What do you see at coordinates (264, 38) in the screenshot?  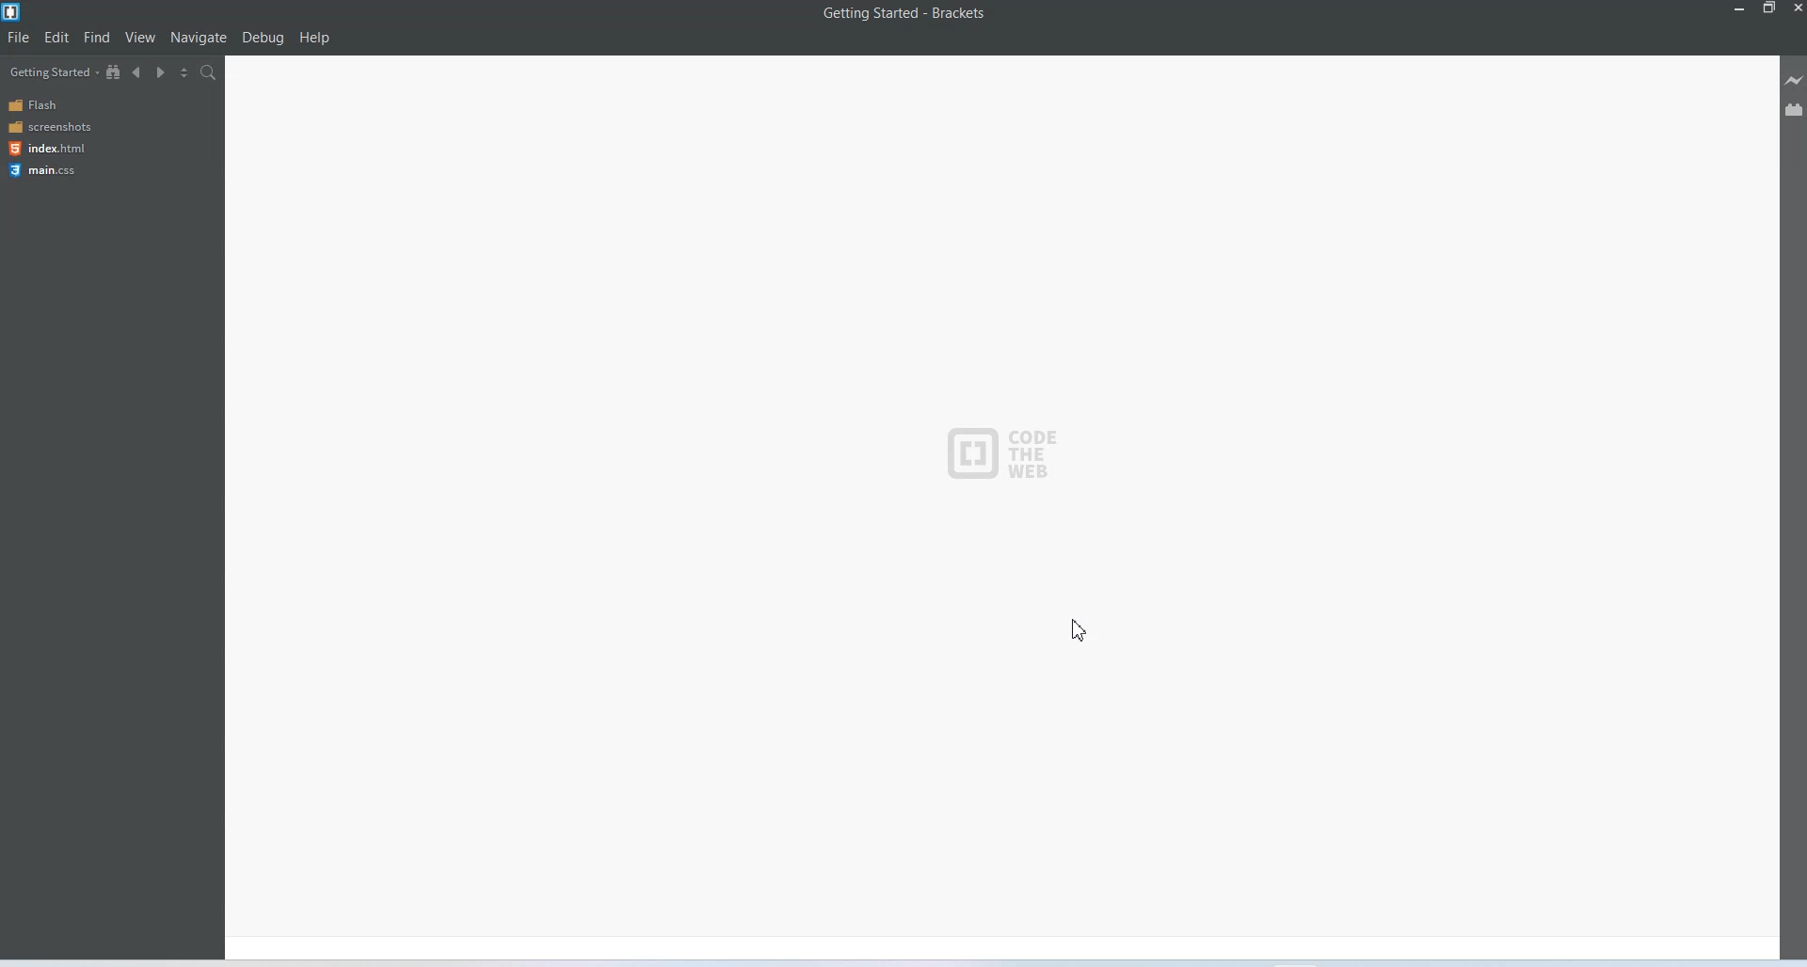 I see `Debug` at bounding box center [264, 38].